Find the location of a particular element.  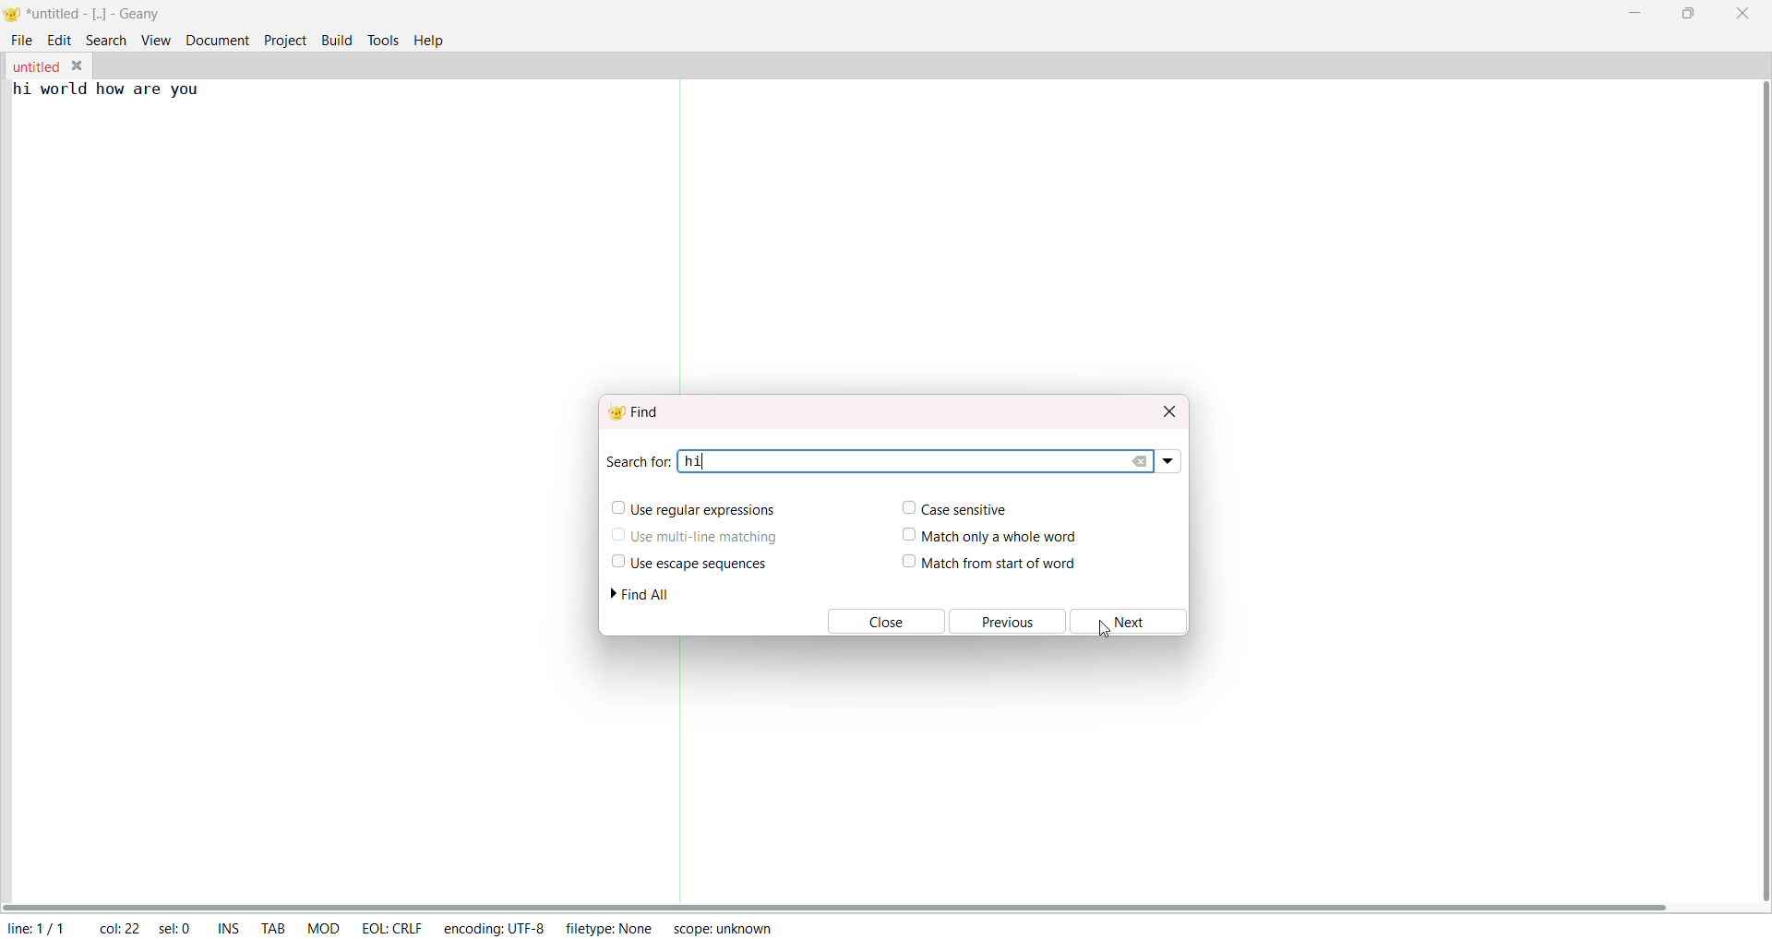

scope: unknown is located at coordinates (719, 927).